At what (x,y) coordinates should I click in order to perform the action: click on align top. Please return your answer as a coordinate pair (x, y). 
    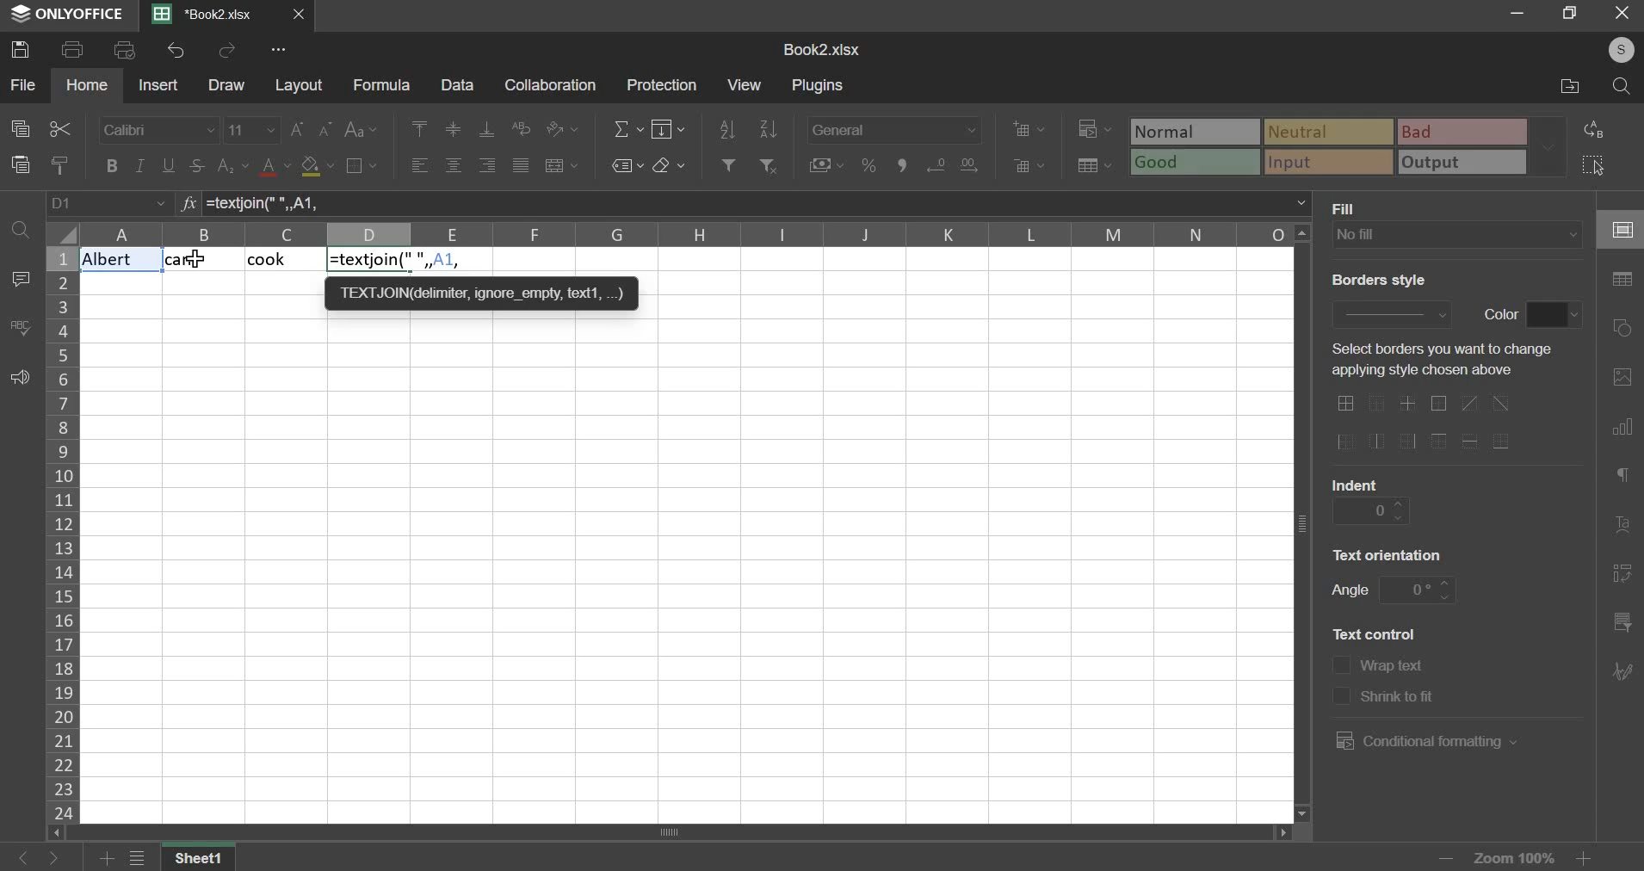
    Looking at the image, I should click on (420, 129).